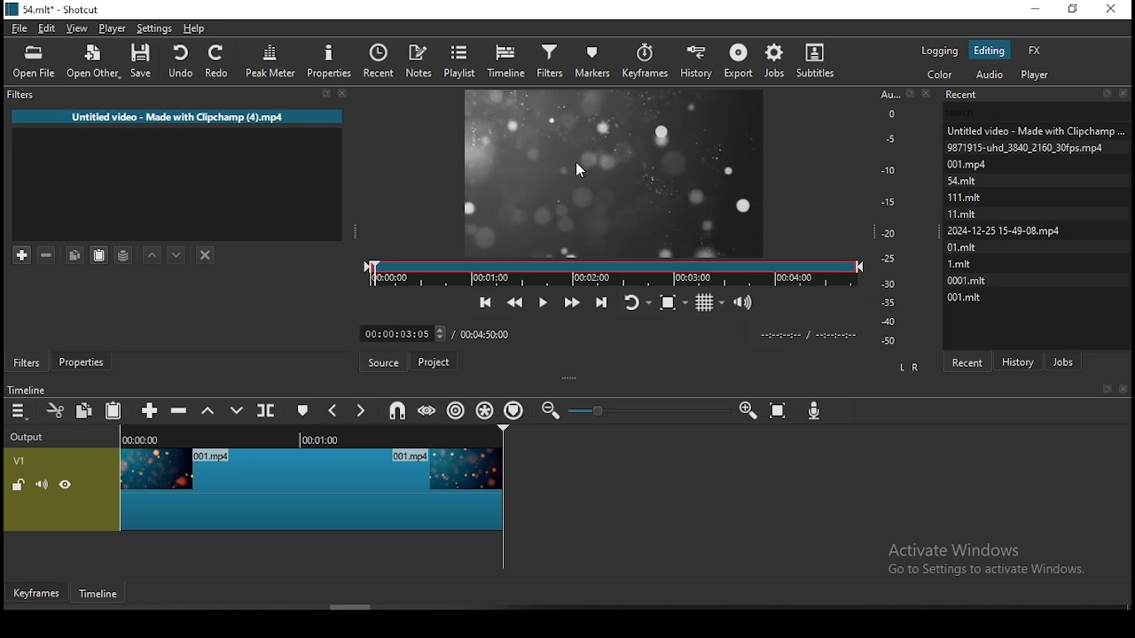  I want to click on save filter set, so click(124, 255).